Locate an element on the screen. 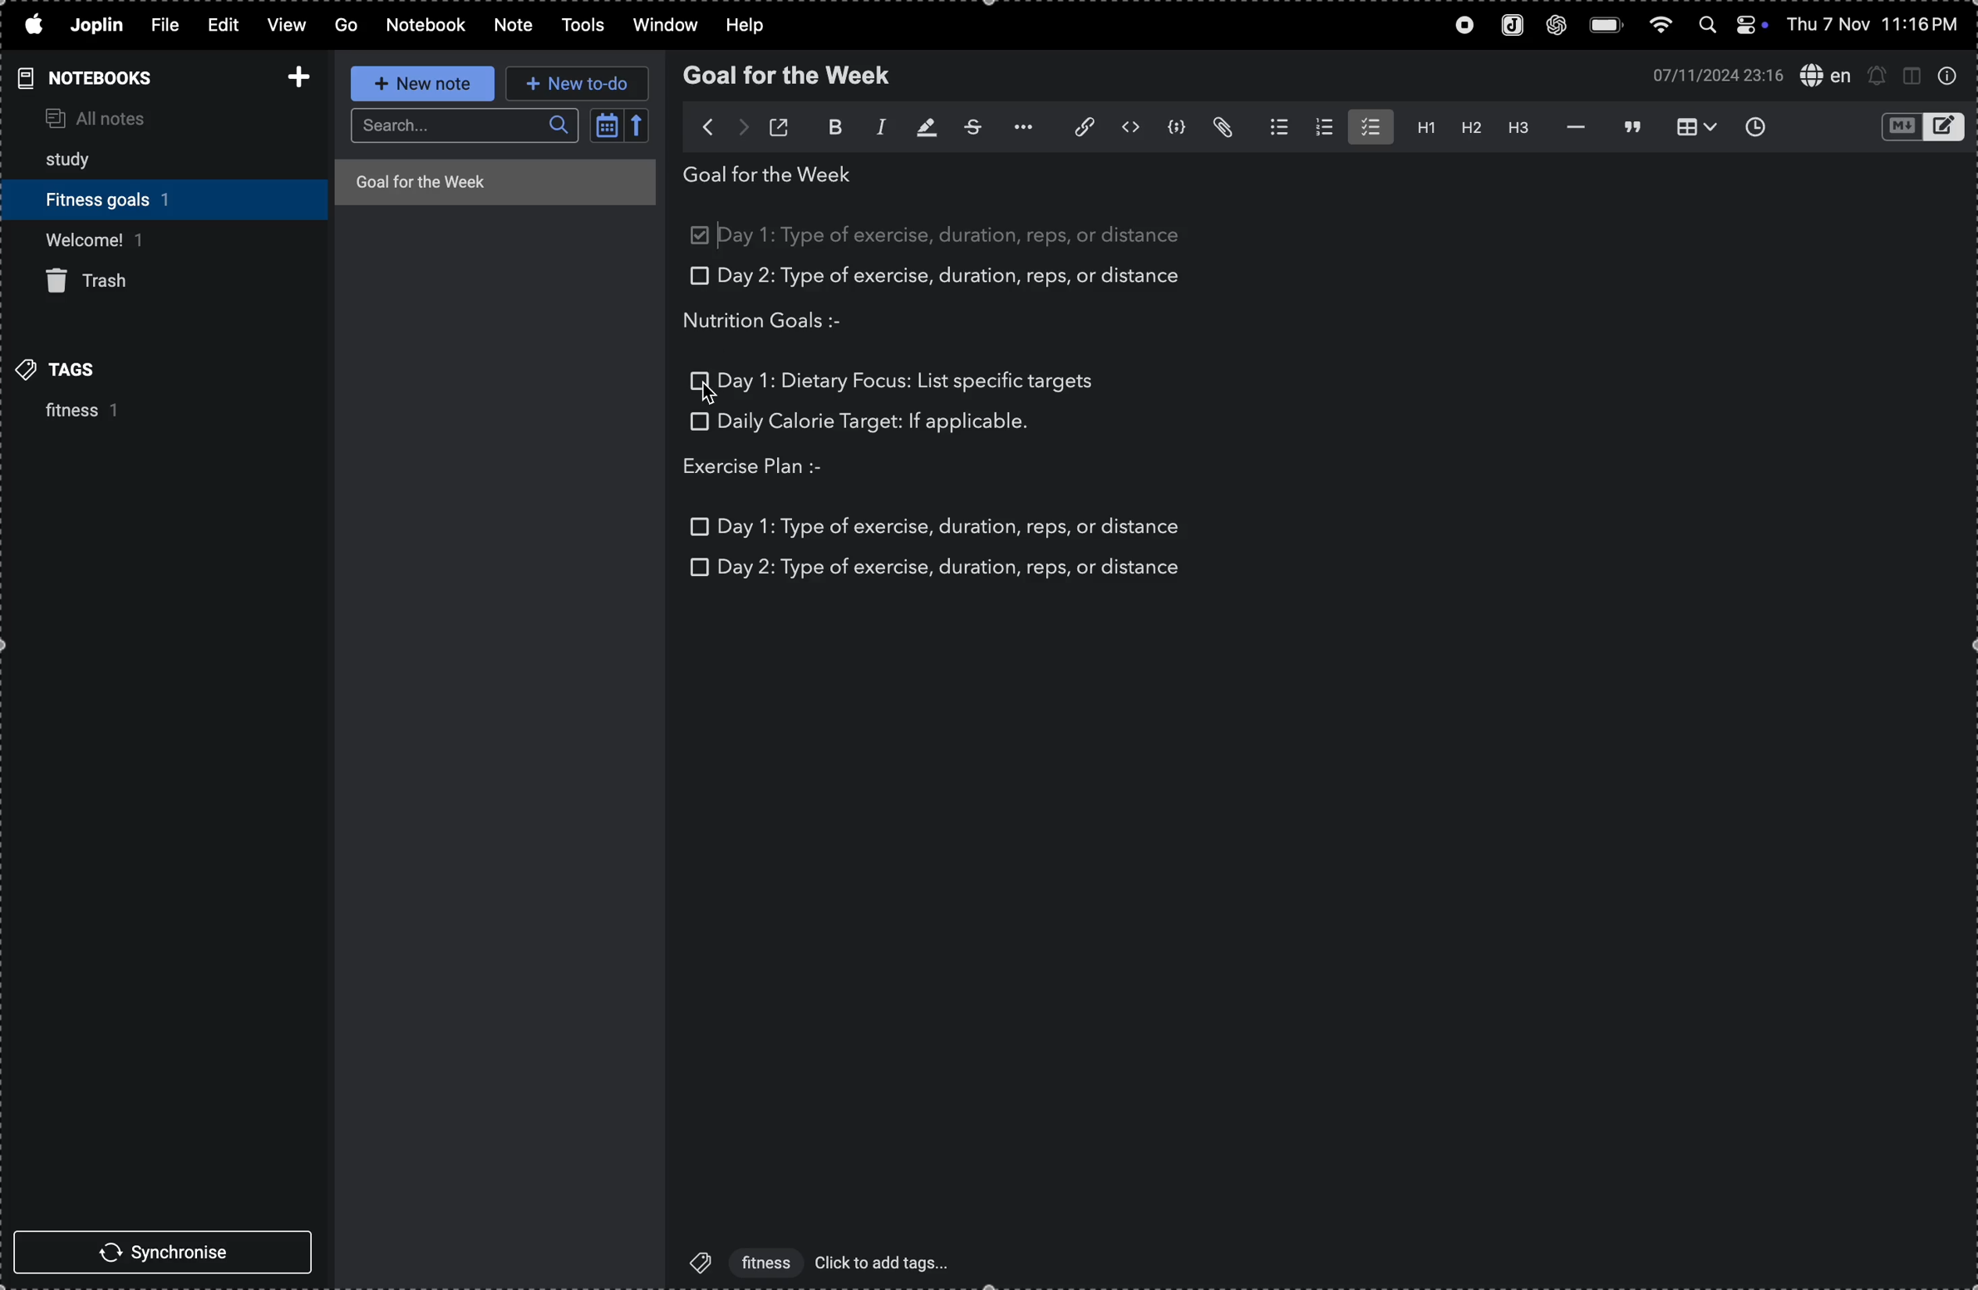 The height and width of the screenshot is (1290, 1978). new to do is located at coordinates (577, 86).